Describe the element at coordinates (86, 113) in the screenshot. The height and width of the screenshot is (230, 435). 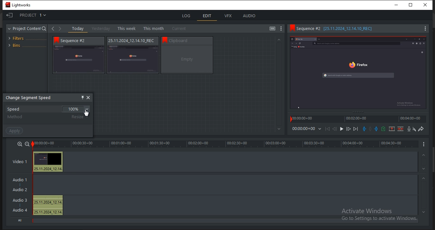
I see `pointer cursor` at that location.